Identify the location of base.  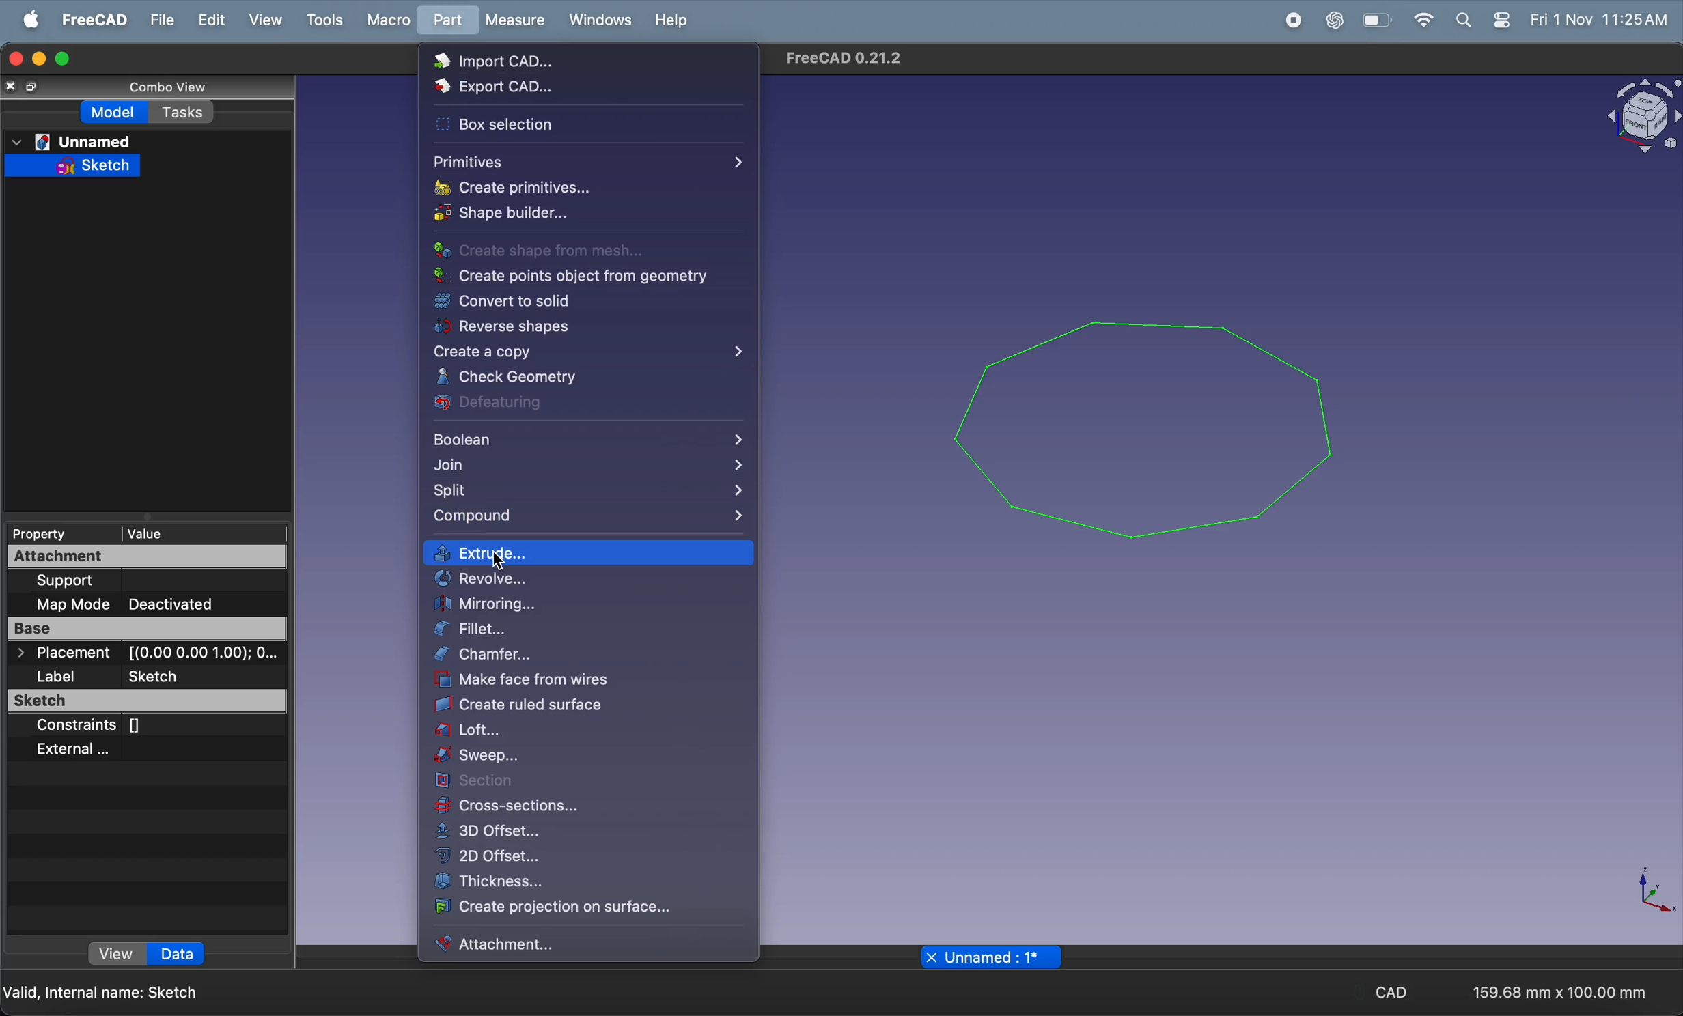
(150, 627).